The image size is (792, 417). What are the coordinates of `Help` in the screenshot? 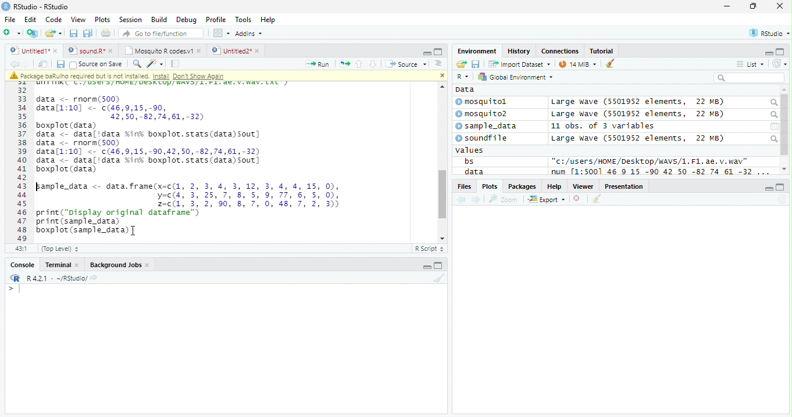 It's located at (269, 20).